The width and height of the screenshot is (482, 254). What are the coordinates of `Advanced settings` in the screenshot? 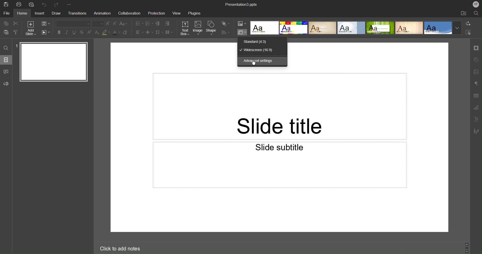 It's located at (259, 61).